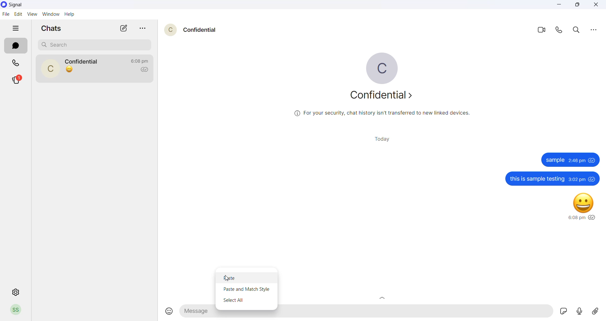 Image resolution: width=606 pixels, height=321 pixels. I want to click on emojis, so click(167, 310).